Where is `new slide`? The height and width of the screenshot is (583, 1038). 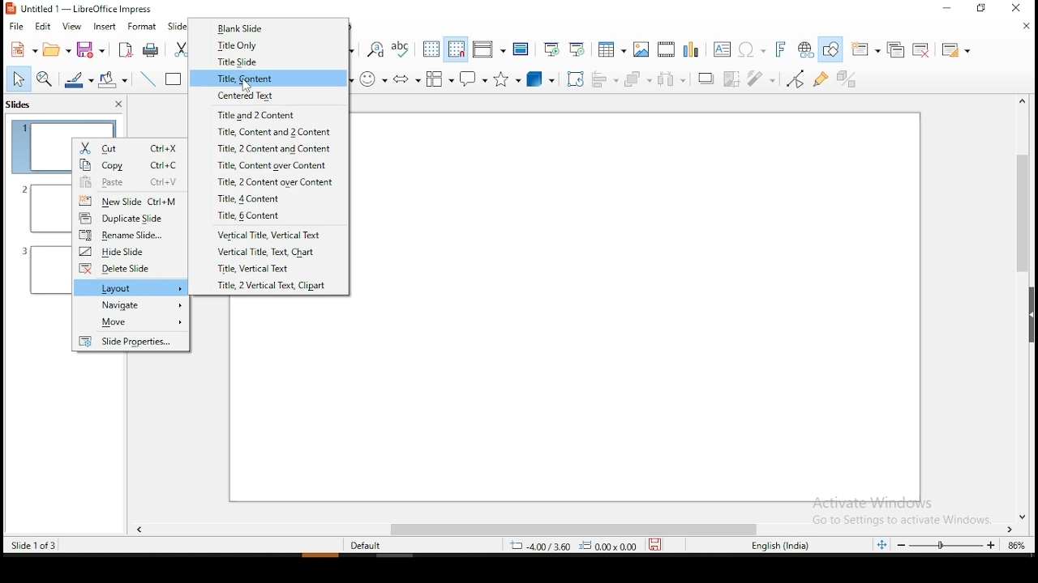 new slide is located at coordinates (864, 49).